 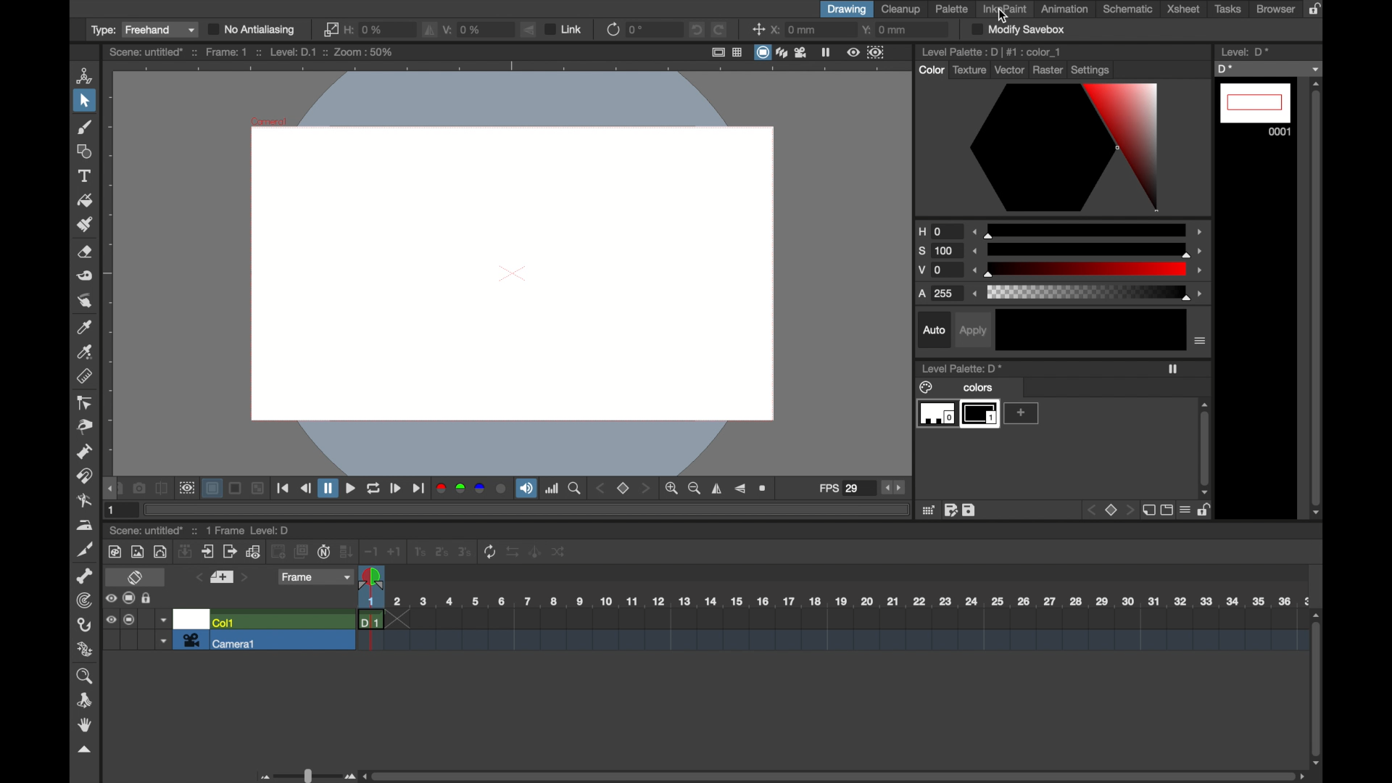 What do you see at coordinates (737, 51) in the screenshot?
I see `table` at bounding box center [737, 51].